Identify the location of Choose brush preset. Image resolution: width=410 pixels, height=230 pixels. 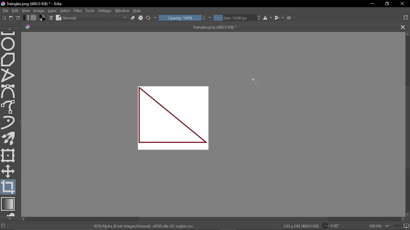
(58, 18).